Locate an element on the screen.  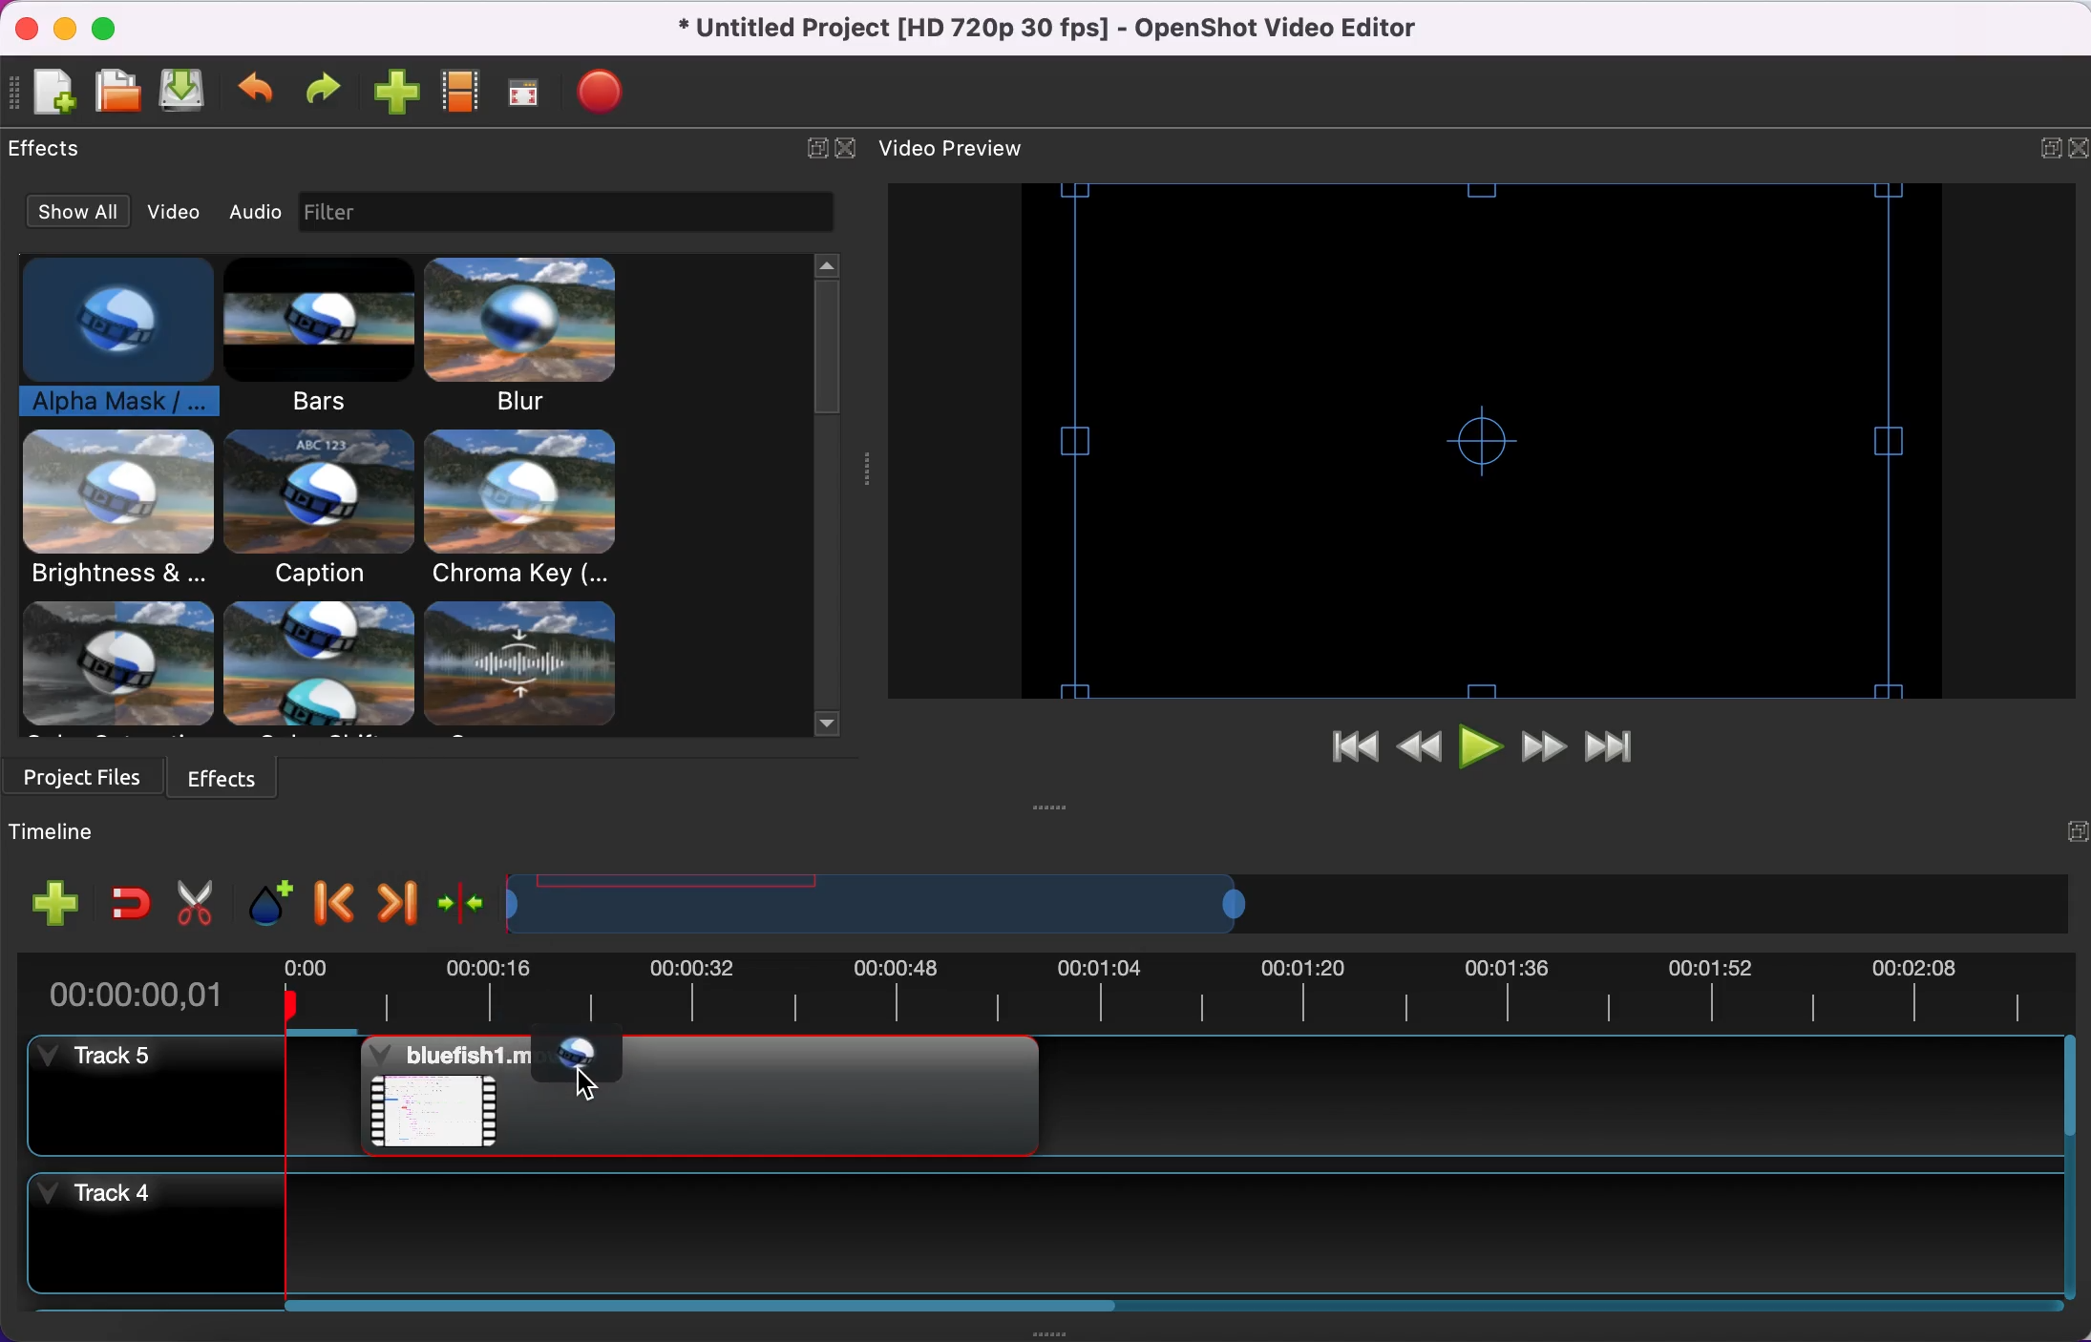
import video is located at coordinates (394, 96).